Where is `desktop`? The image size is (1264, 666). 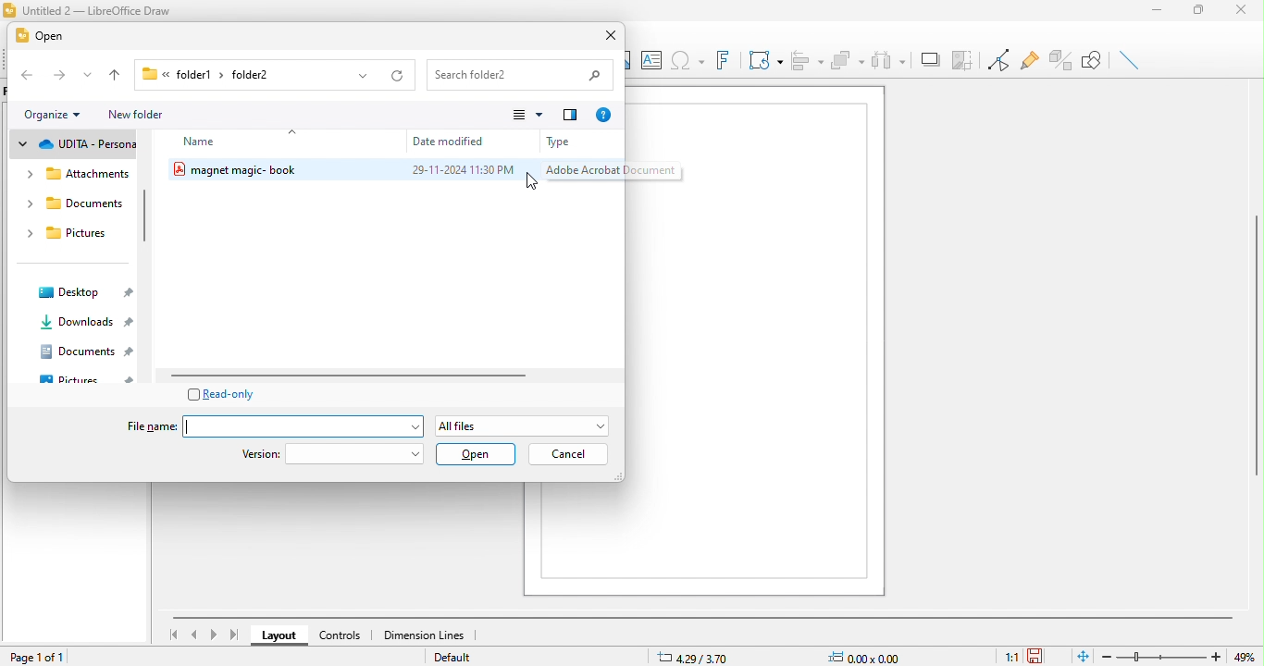
desktop is located at coordinates (85, 291).